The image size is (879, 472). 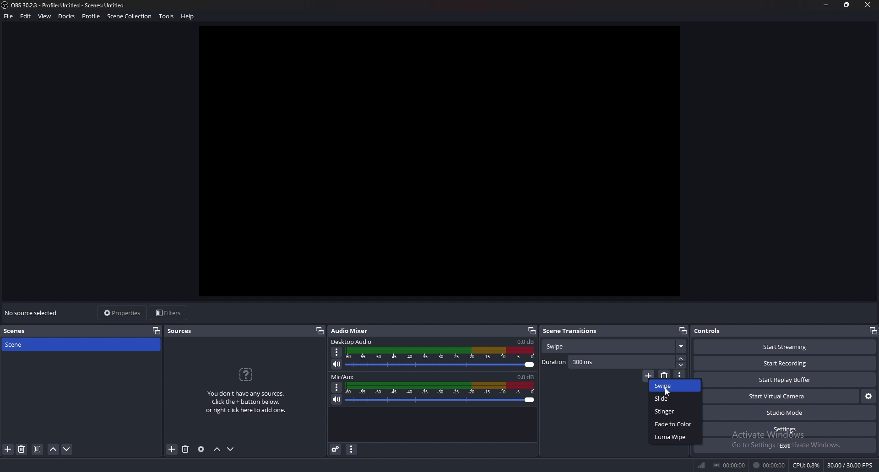 What do you see at coordinates (67, 16) in the screenshot?
I see `docks` at bounding box center [67, 16].